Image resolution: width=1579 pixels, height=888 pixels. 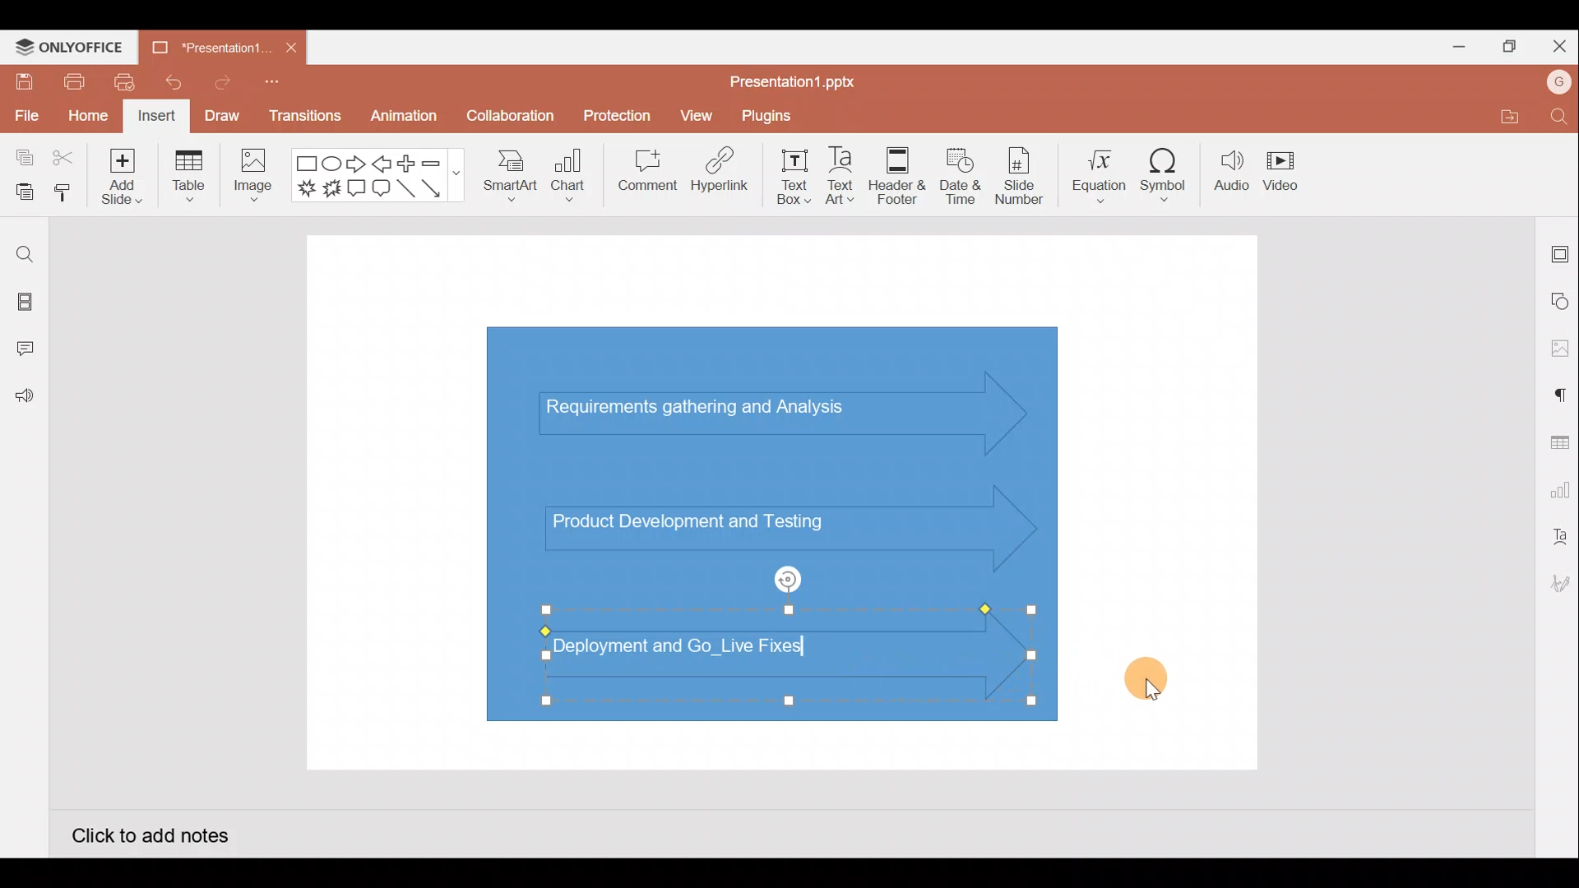 What do you see at coordinates (357, 189) in the screenshot?
I see `Rectangular callout` at bounding box center [357, 189].